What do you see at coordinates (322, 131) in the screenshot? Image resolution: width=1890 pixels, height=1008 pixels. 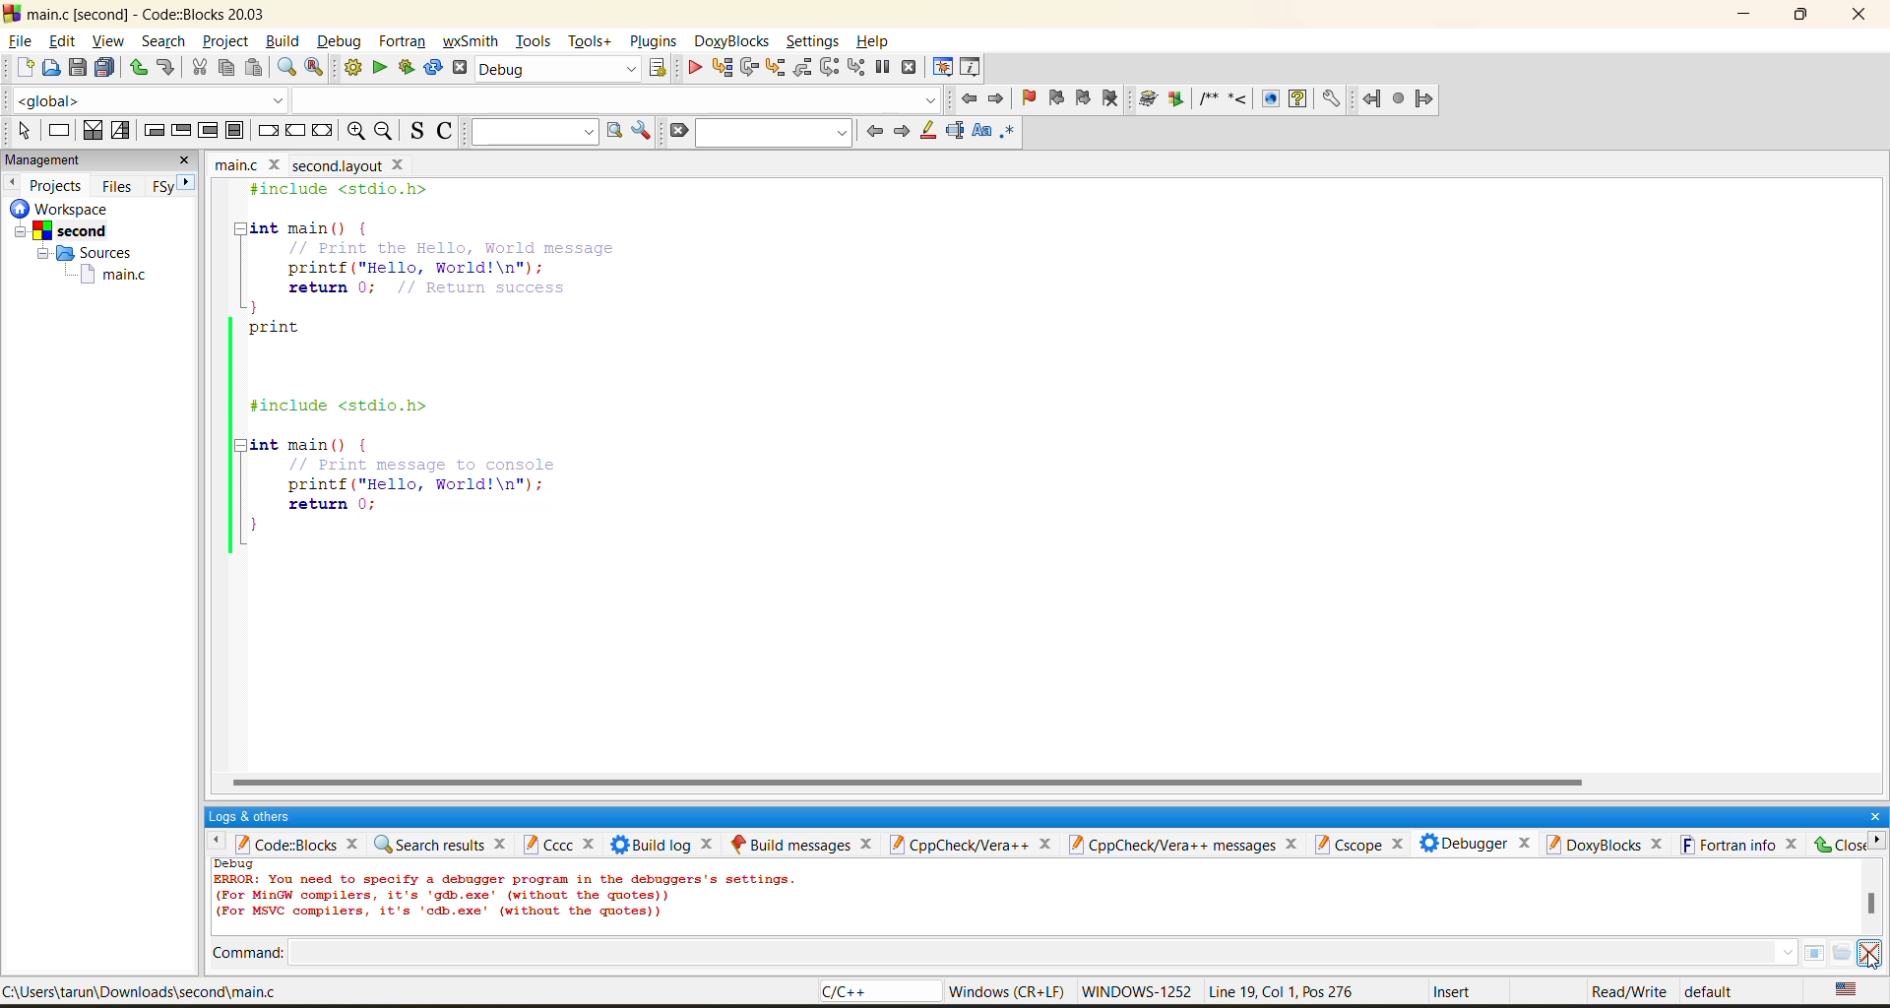 I see `return instruction` at bounding box center [322, 131].